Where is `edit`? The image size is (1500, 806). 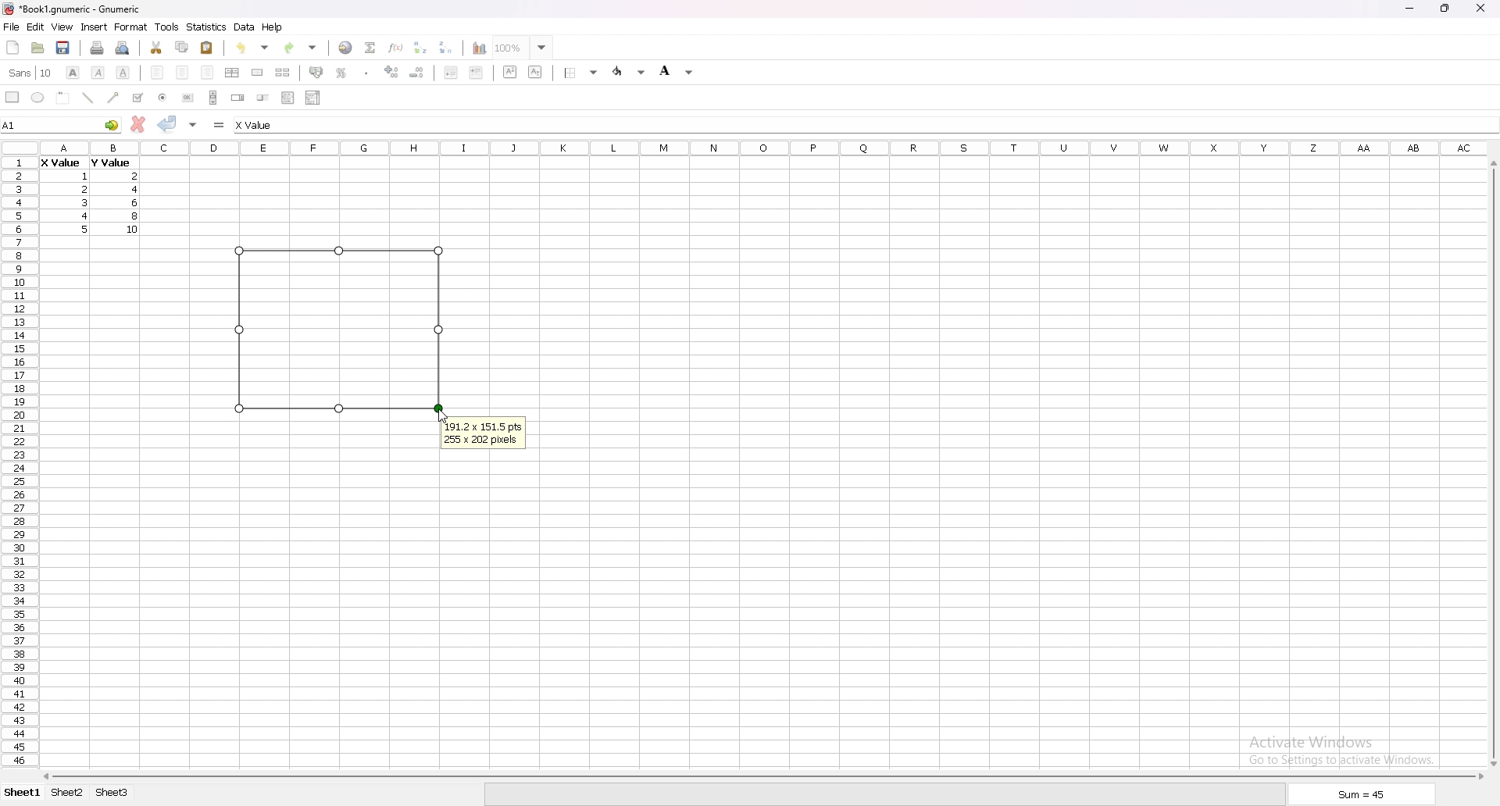 edit is located at coordinates (35, 27).